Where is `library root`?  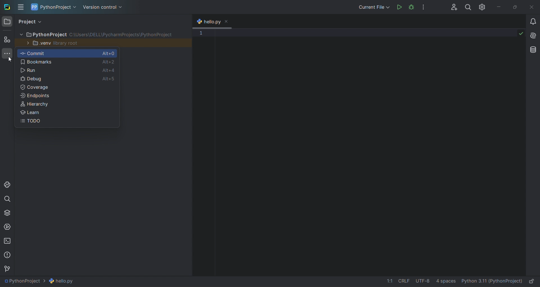
library root is located at coordinates (67, 43).